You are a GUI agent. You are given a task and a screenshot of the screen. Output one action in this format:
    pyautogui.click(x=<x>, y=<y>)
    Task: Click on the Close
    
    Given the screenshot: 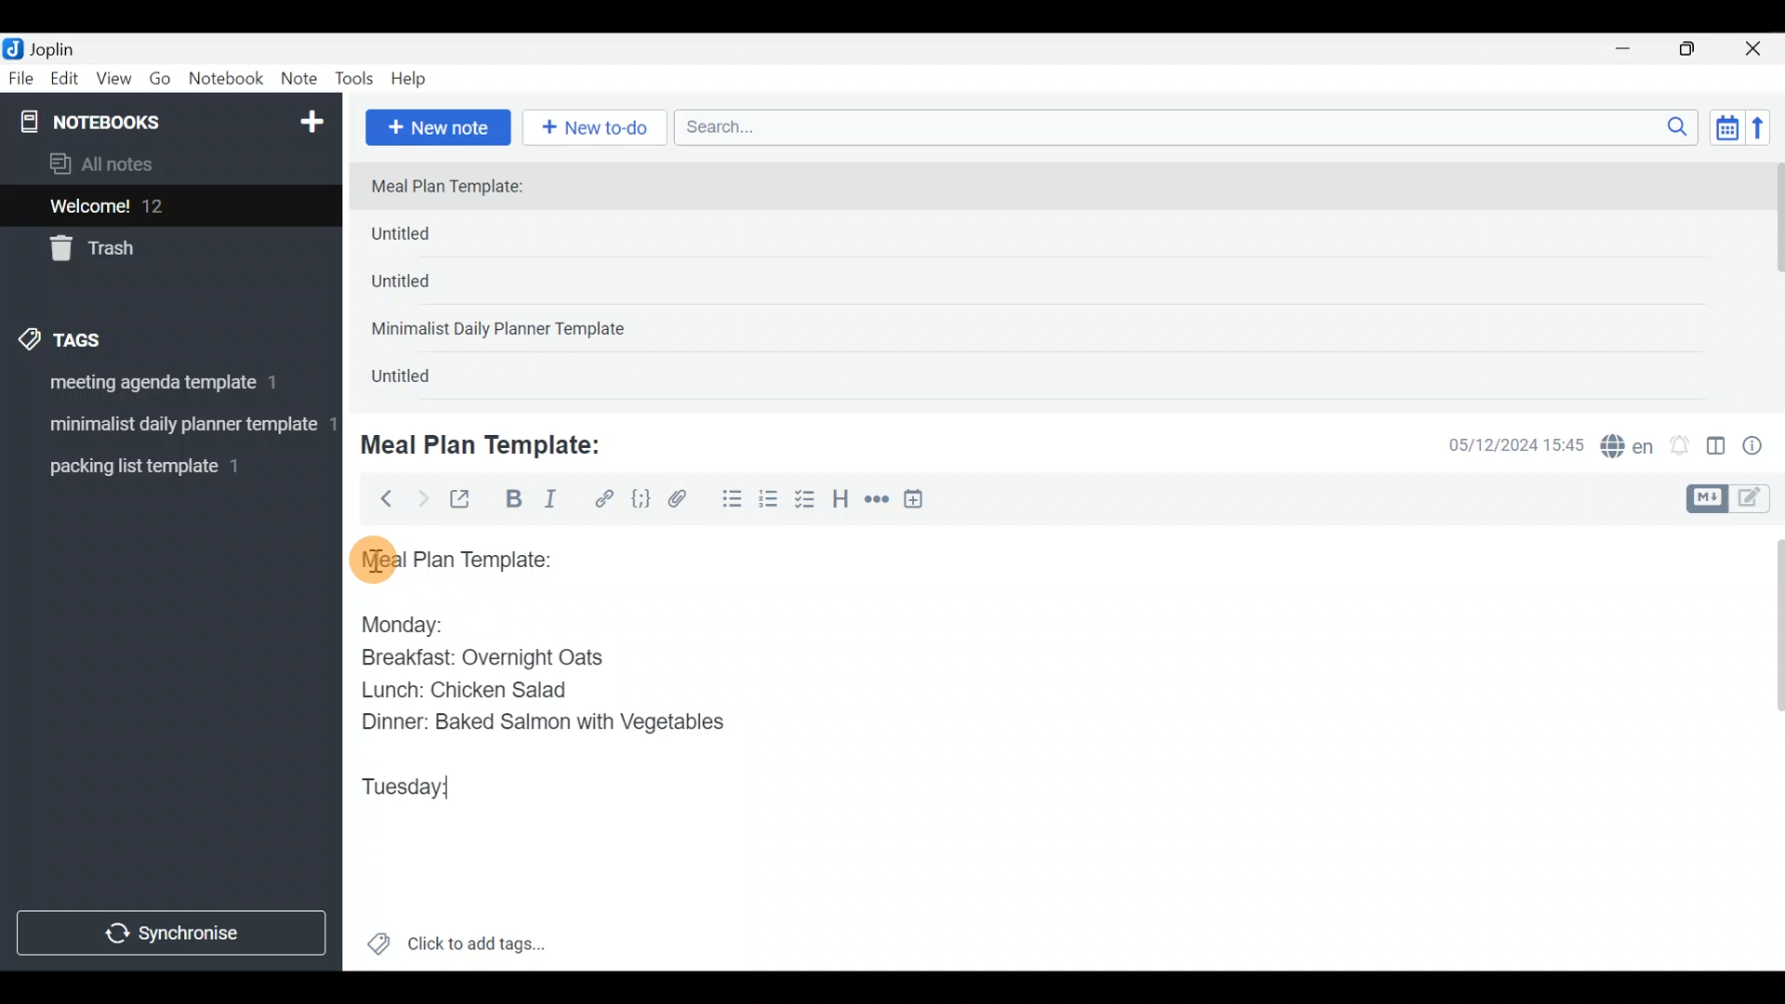 What is the action you would take?
    pyautogui.click(x=1756, y=50)
    